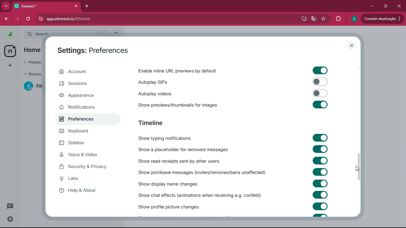 Image resolution: width=406 pixels, height=228 pixels. What do you see at coordinates (79, 118) in the screenshot?
I see `preferences` at bounding box center [79, 118].